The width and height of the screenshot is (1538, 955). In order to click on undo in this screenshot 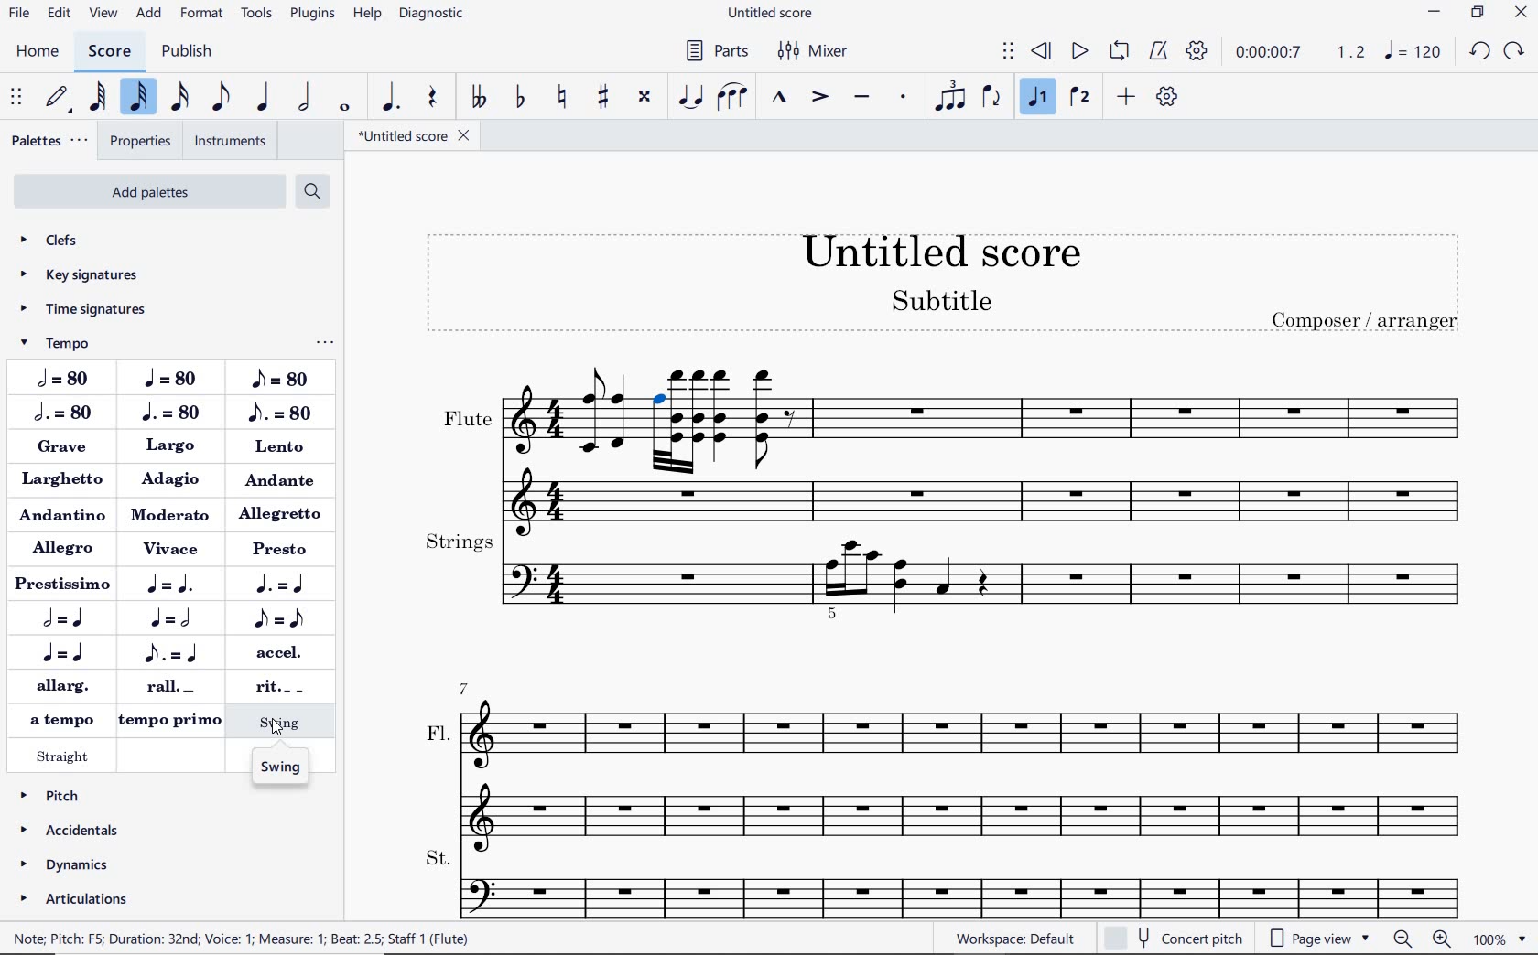, I will do `click(1480, 49)`.